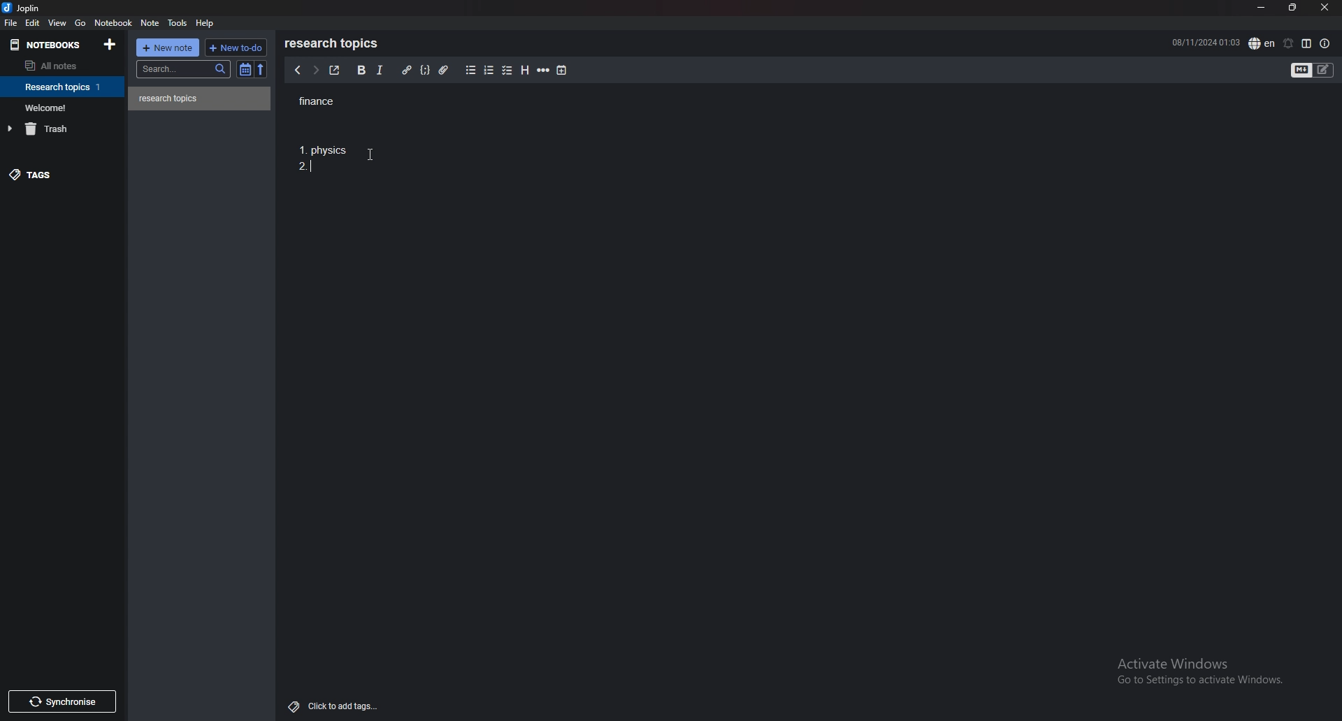  I want to click on  finance, so click(333, 100).